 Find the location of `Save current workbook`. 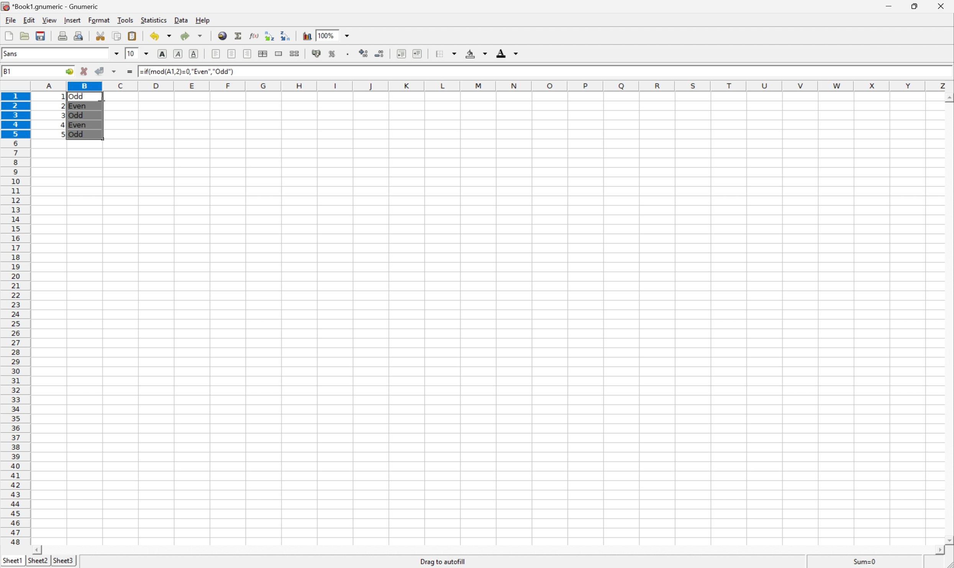

Save current workbook is located at coordinates (40, 35).